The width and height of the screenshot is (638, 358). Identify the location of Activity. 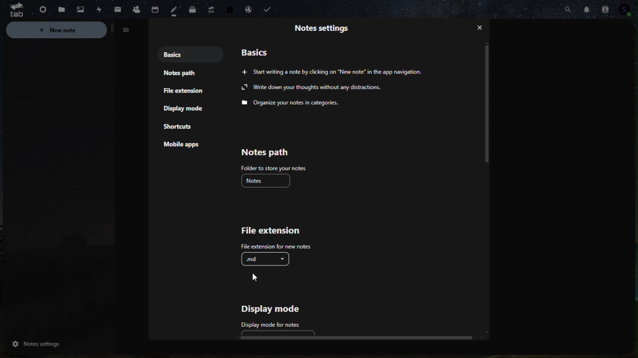
(96, 9).